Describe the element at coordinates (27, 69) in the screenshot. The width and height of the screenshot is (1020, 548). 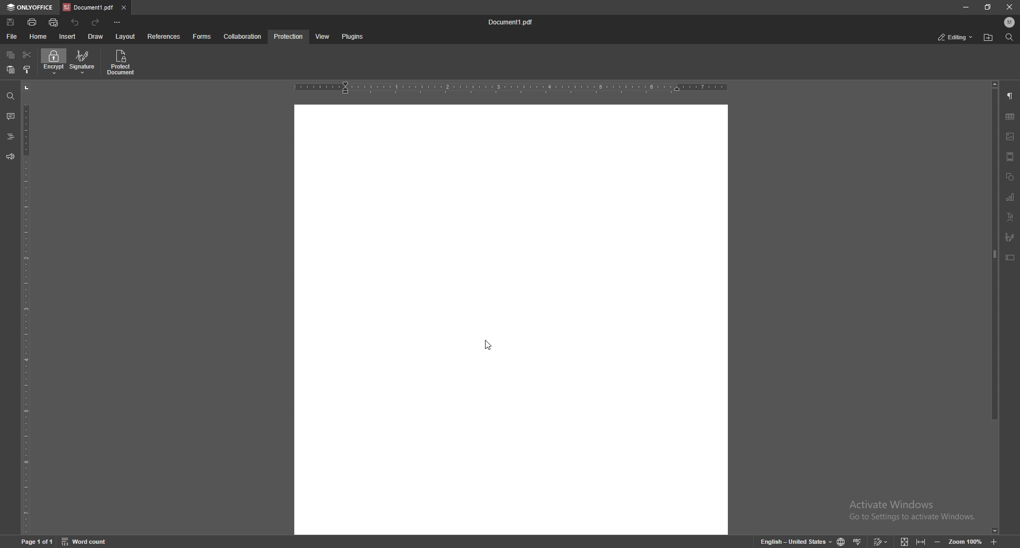
I see `copy style` at that location.